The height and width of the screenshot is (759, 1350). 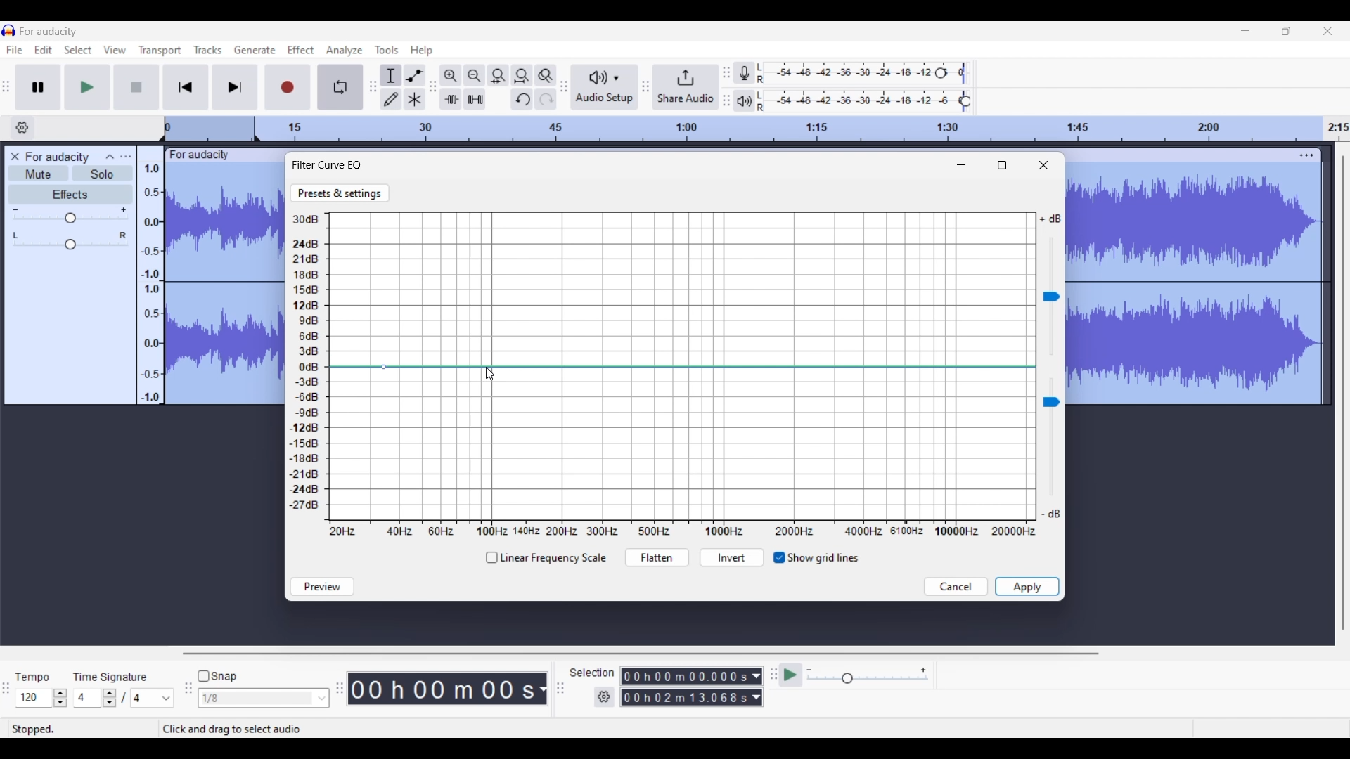 I want to click on TIme signature, so click(x=111, y=675).